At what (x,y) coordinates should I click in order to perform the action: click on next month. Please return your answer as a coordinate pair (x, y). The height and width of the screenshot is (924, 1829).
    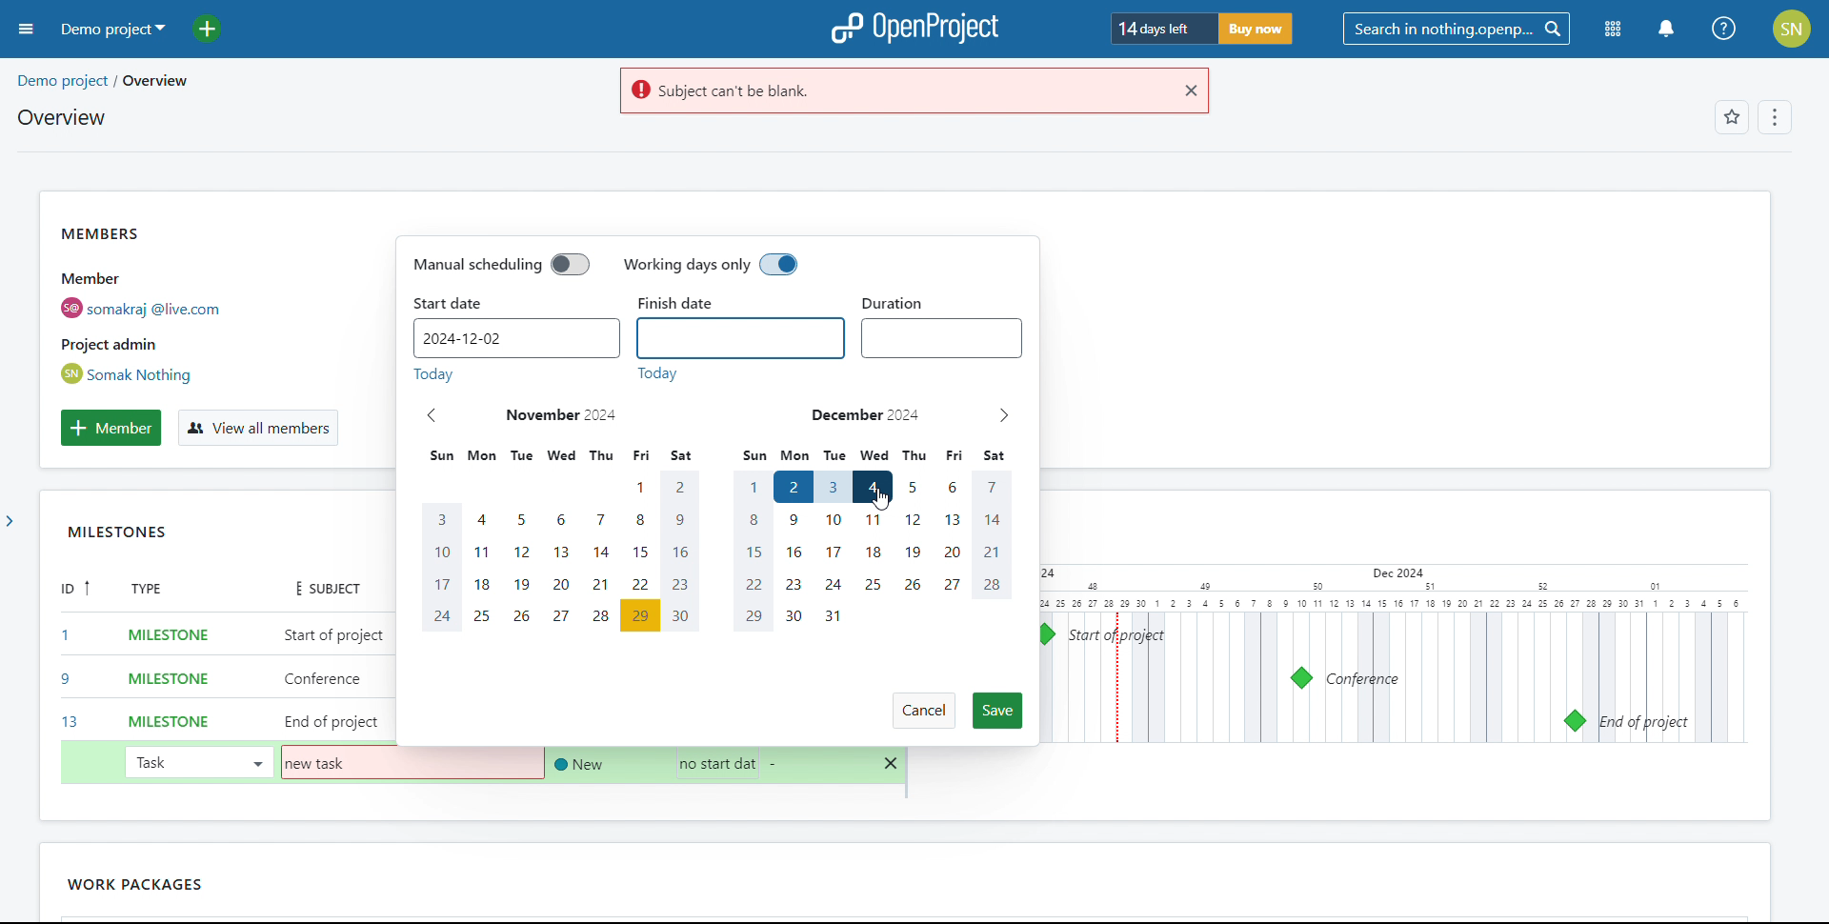
    Looking at the image, I should click on (1003, 416).